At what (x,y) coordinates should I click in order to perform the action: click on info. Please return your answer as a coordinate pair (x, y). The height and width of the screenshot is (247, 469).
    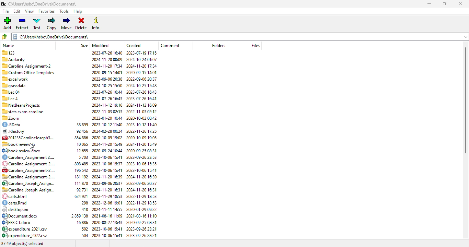
    Looking at the image, I should click on (96, 23).